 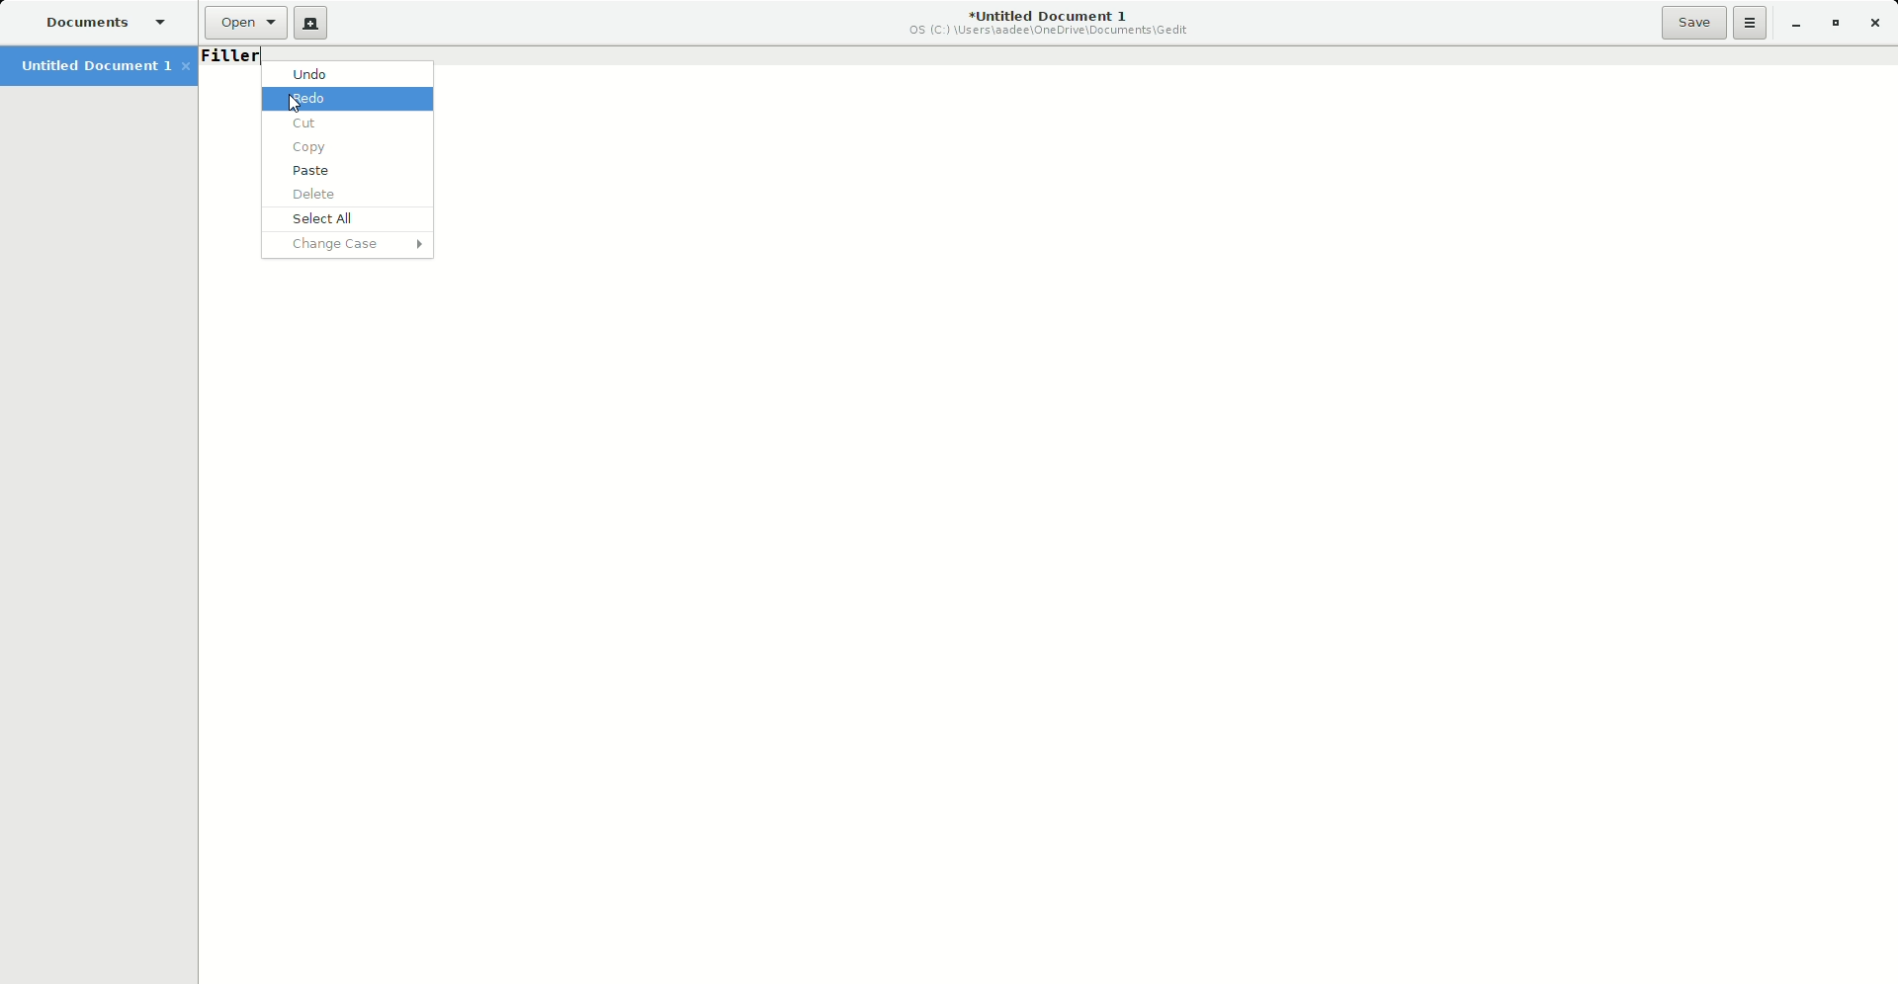 What do you see at coordinates (1795, 25) in the screenshot?
I see `Minimize` at bounding box center [1795, 25].